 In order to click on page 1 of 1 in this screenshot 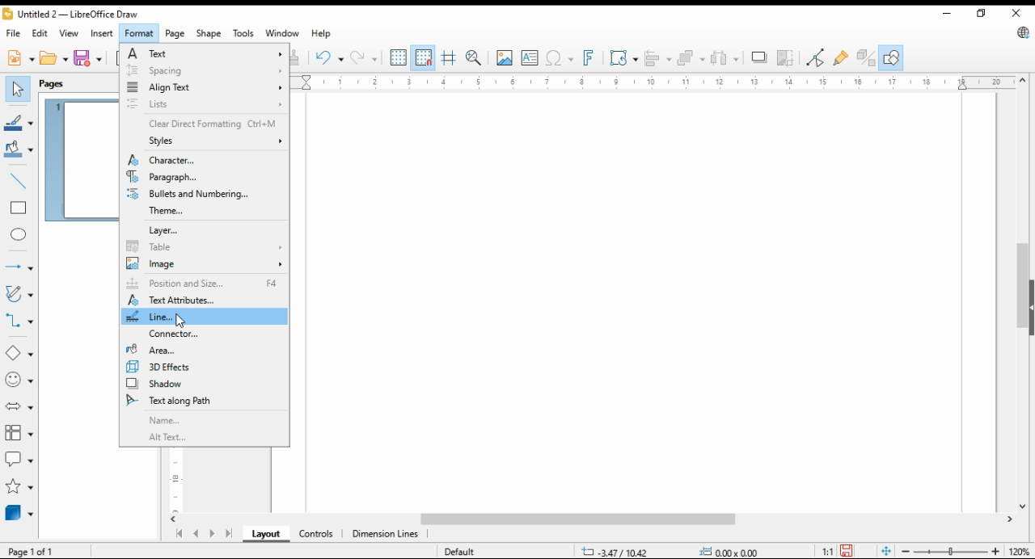, I will do `click(32, 551)`.